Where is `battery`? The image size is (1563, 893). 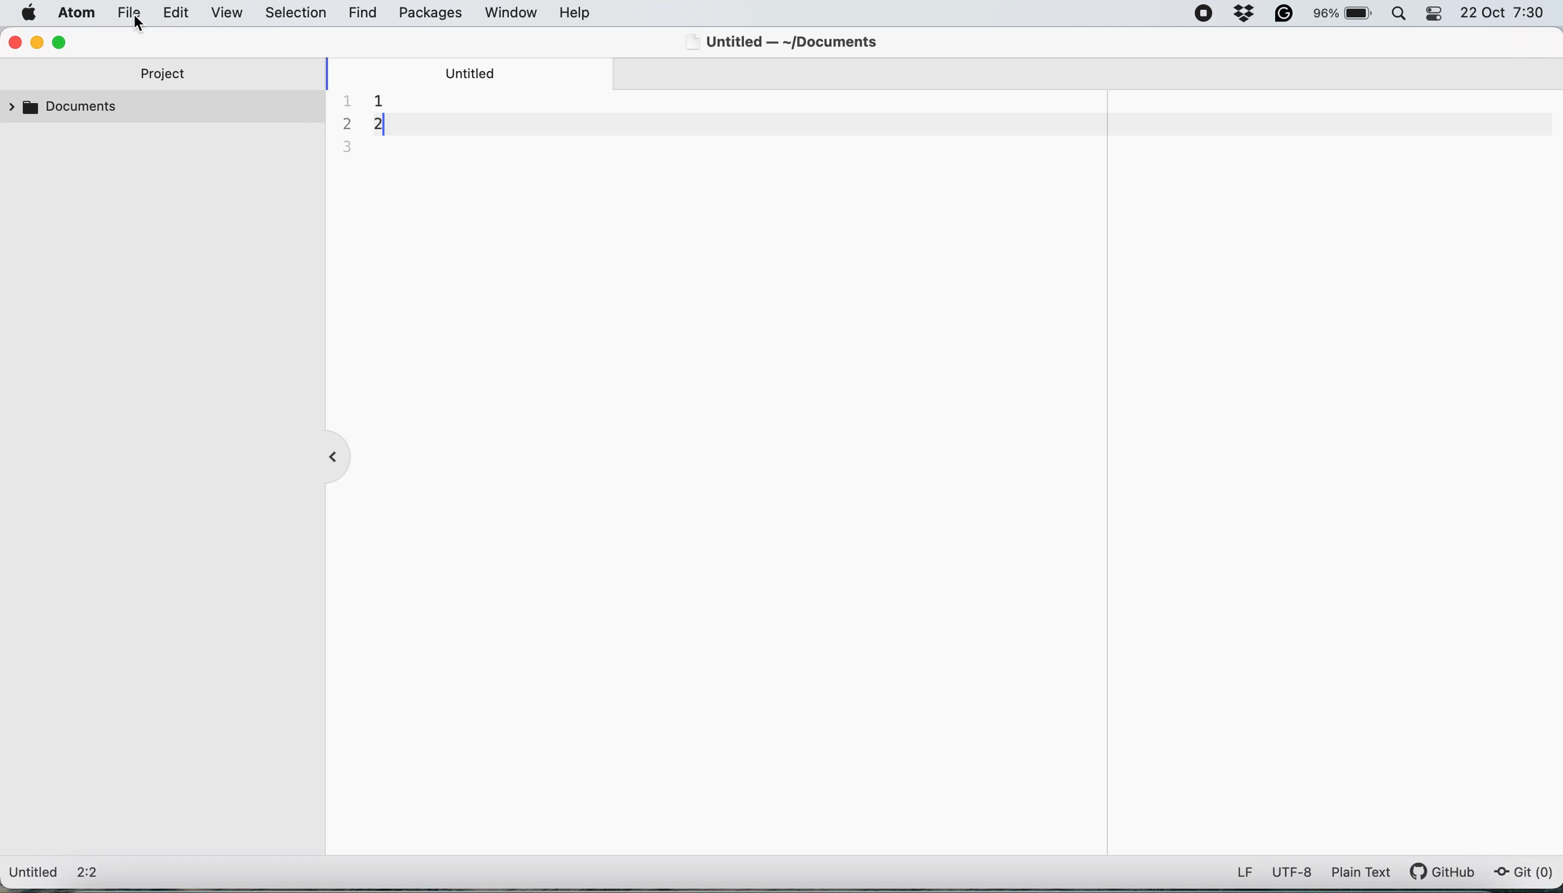
battery is located at coordinates (1341, 15).